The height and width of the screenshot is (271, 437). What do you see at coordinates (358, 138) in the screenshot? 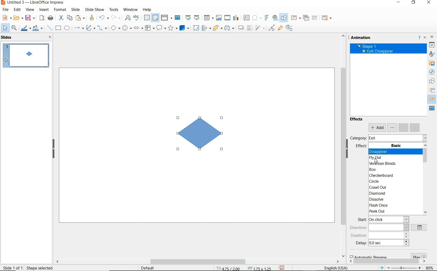
I see `category` at bounding box center [358, 138].